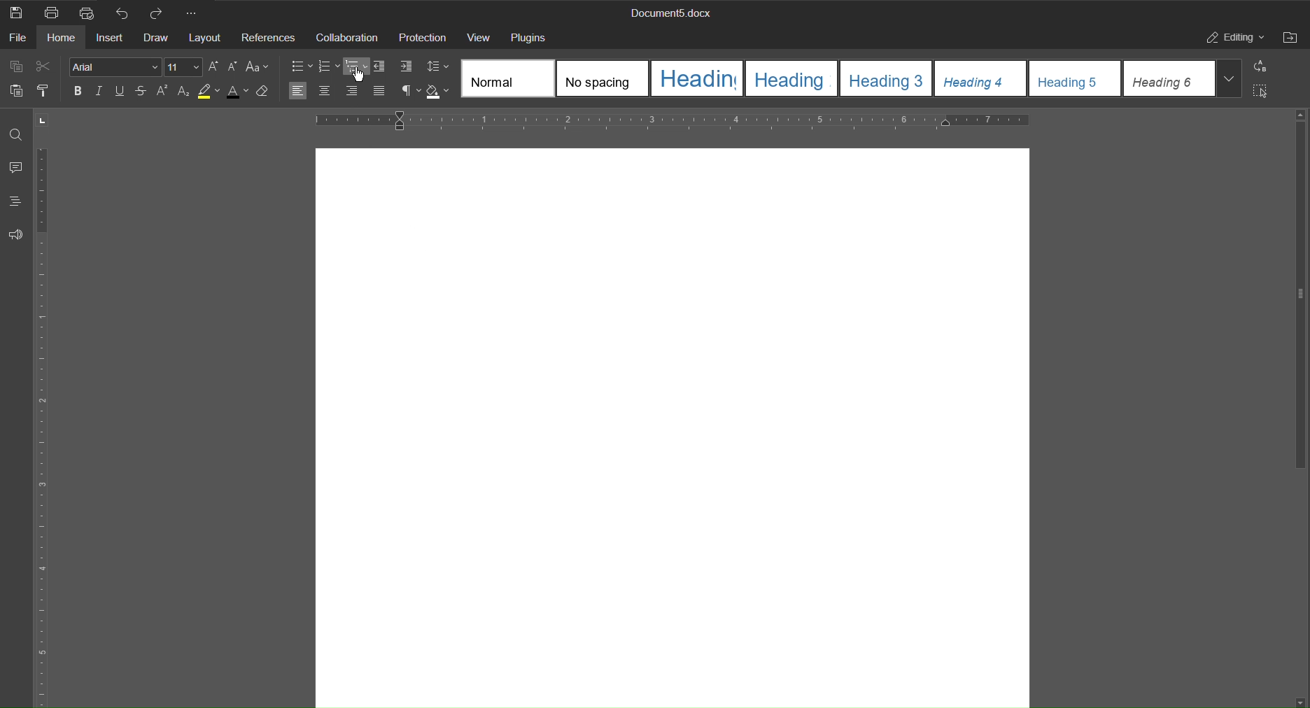  Describe the element at coordinates (439, 91) in the screenshot. I see `Shadow` at that location.